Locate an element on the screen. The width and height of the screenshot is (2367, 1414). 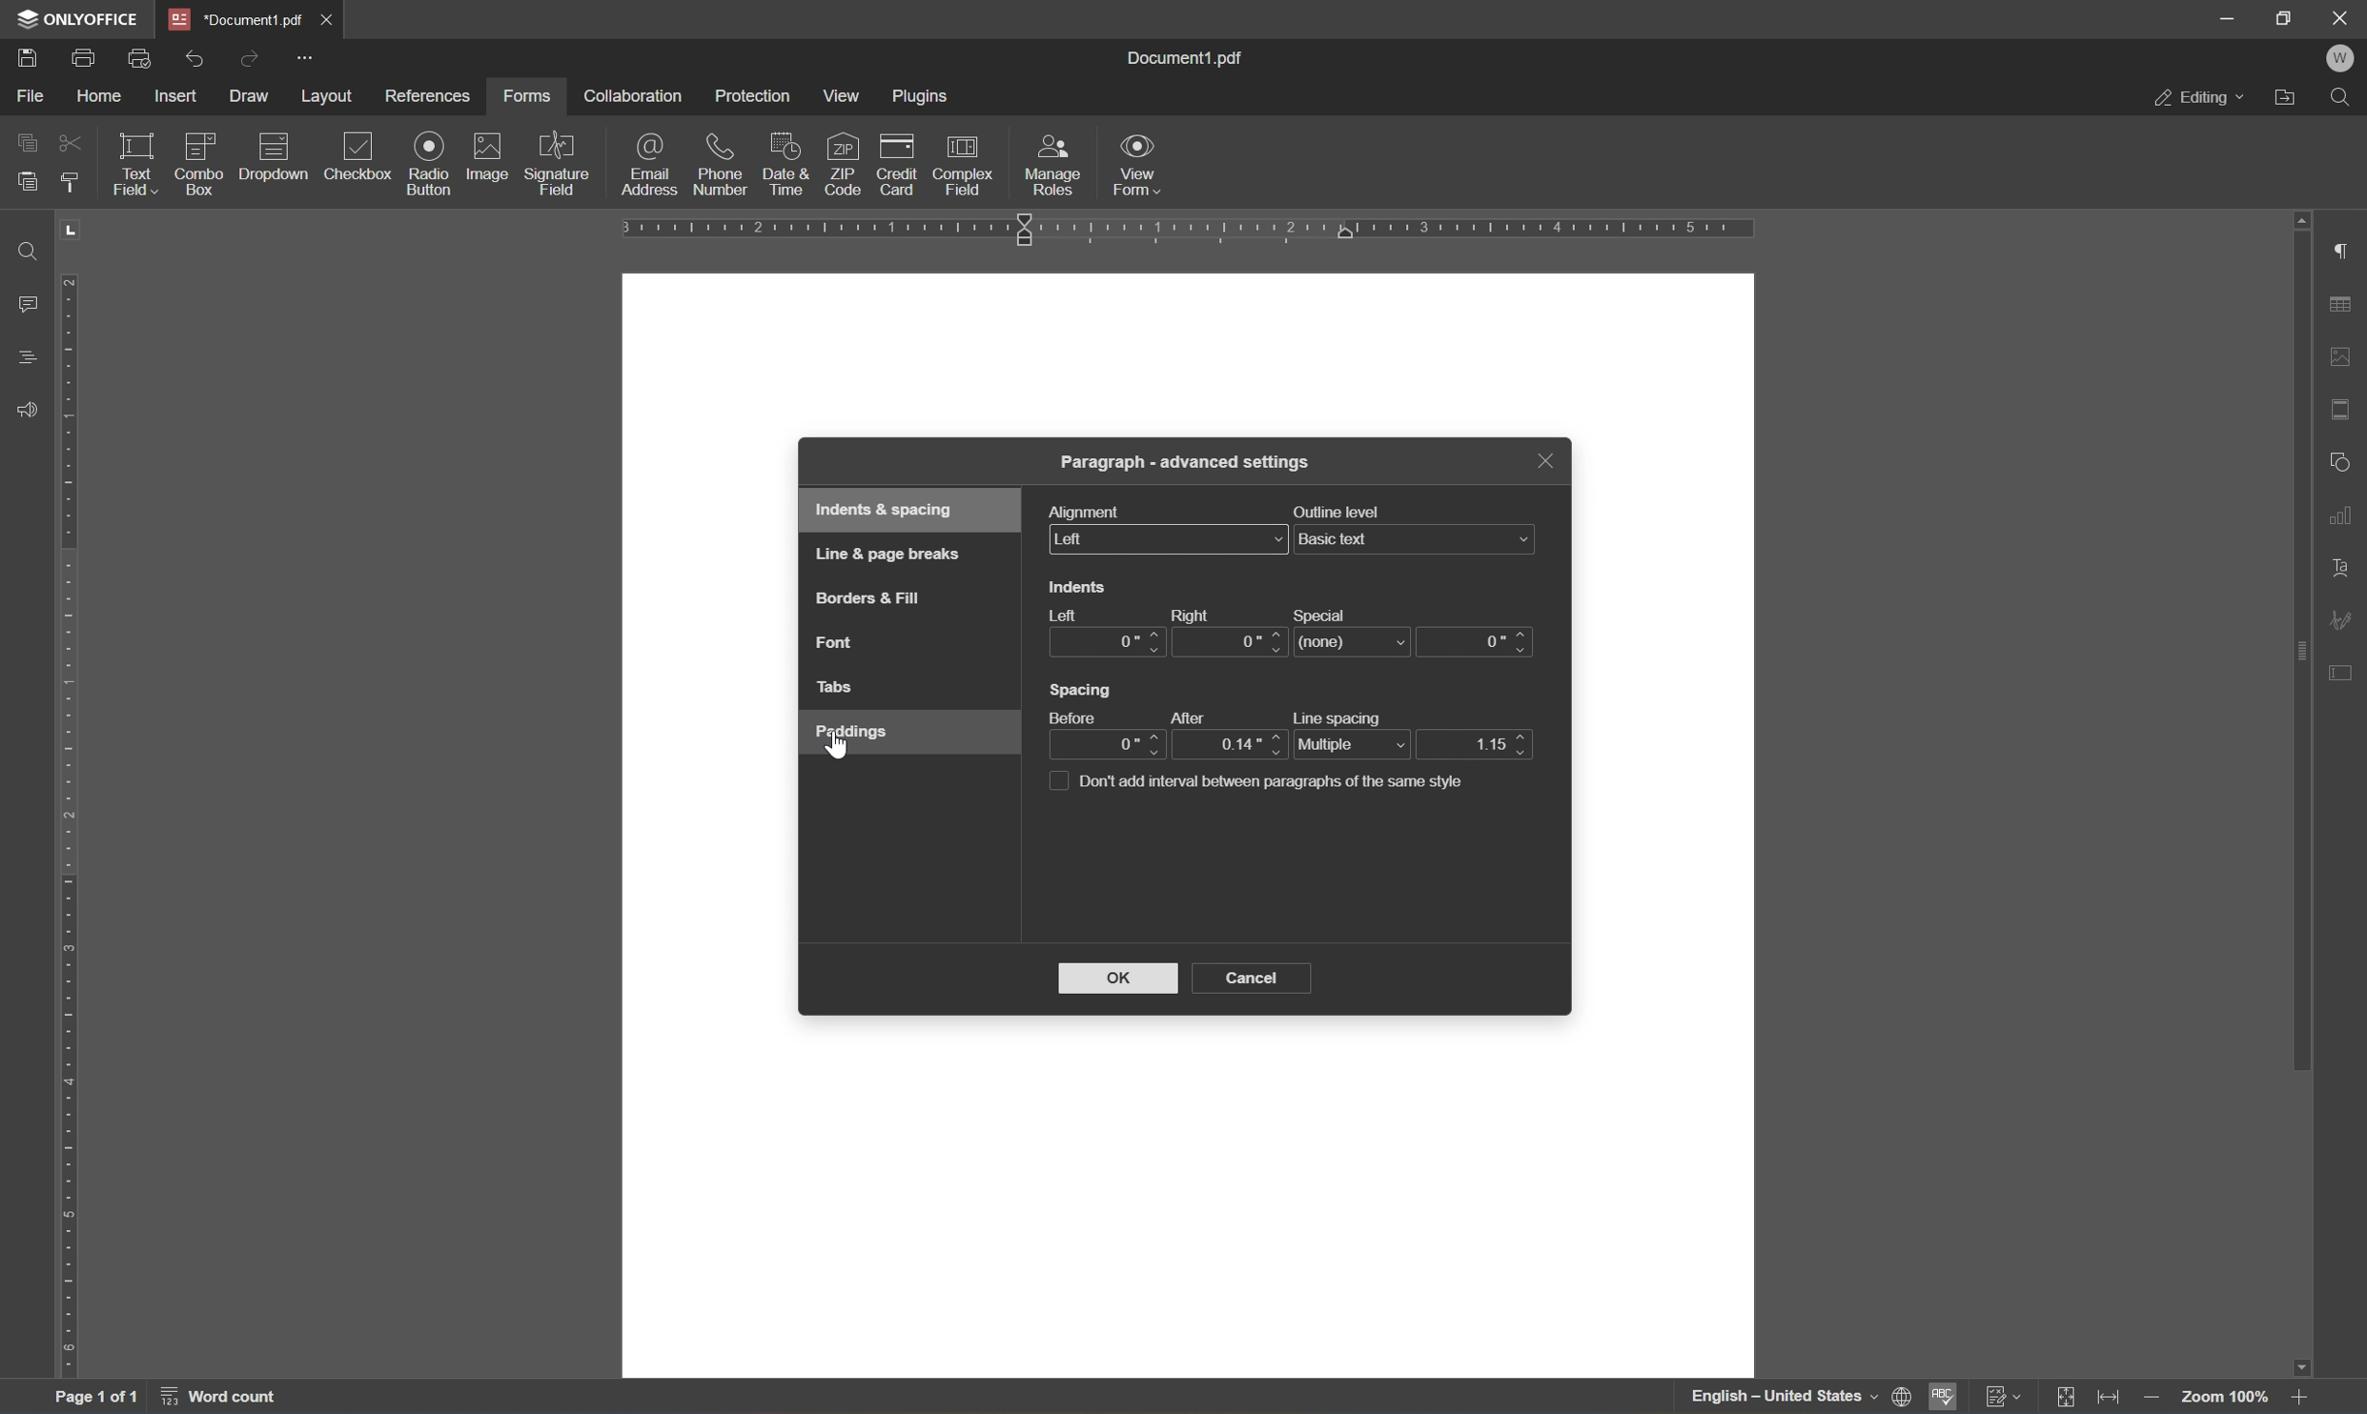
protection is located at coordinates (755, 95).